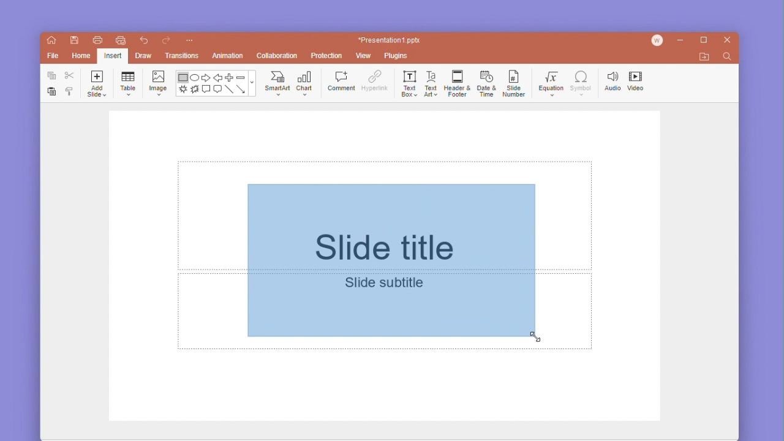 This screenshot has height=441, width=784. What do you see at coordinates (704, 57) in the screenshot?
I see `open file location` at bounding box center [704, 57].